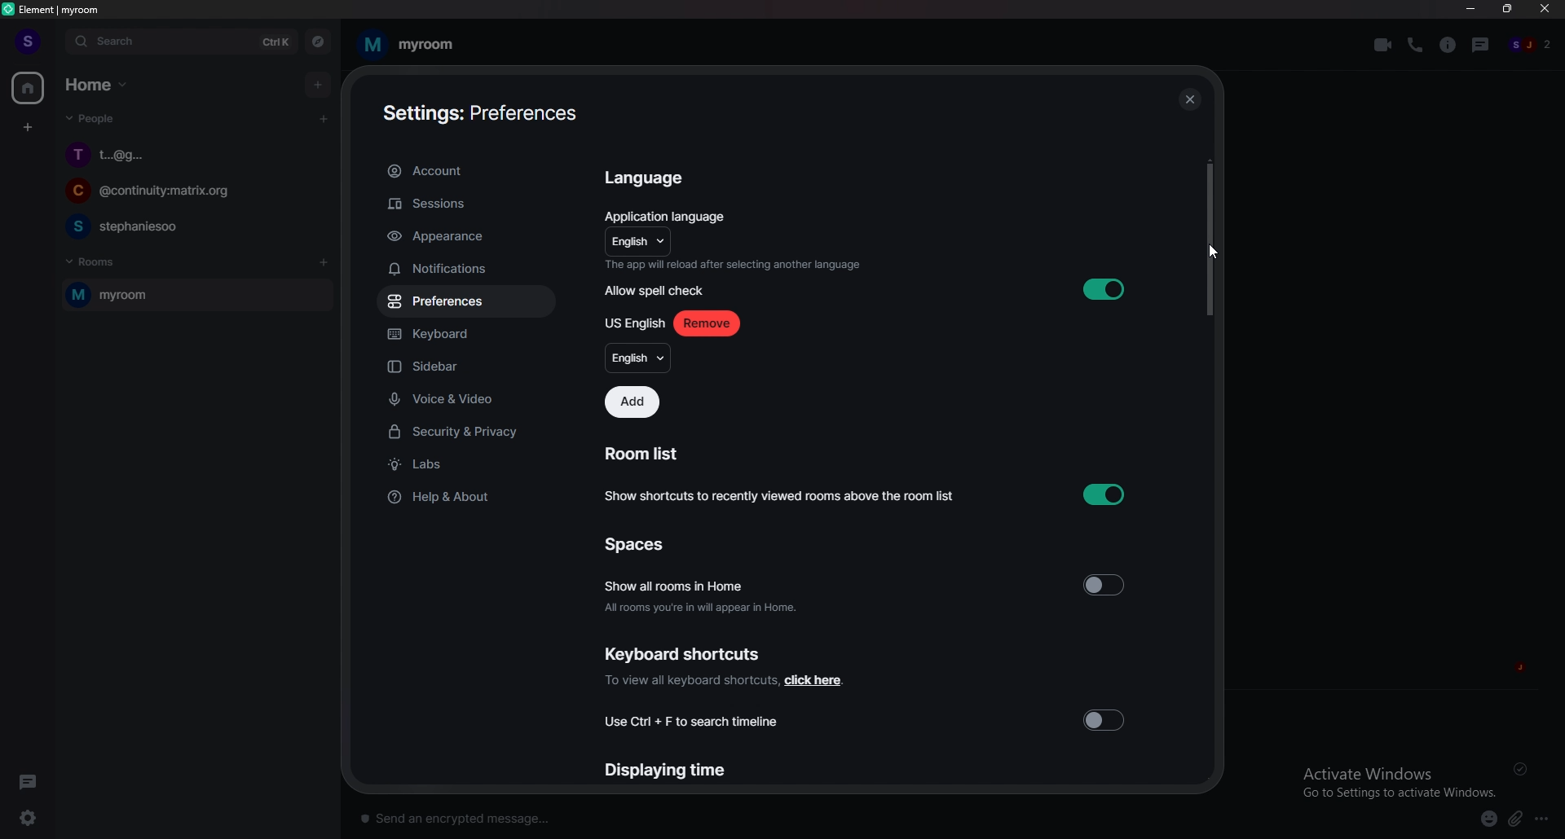 The width and height of the screenshot is (1565, 839). Describe the element at coordinates (87, 121) in the screenshot. I see `People` at that location.